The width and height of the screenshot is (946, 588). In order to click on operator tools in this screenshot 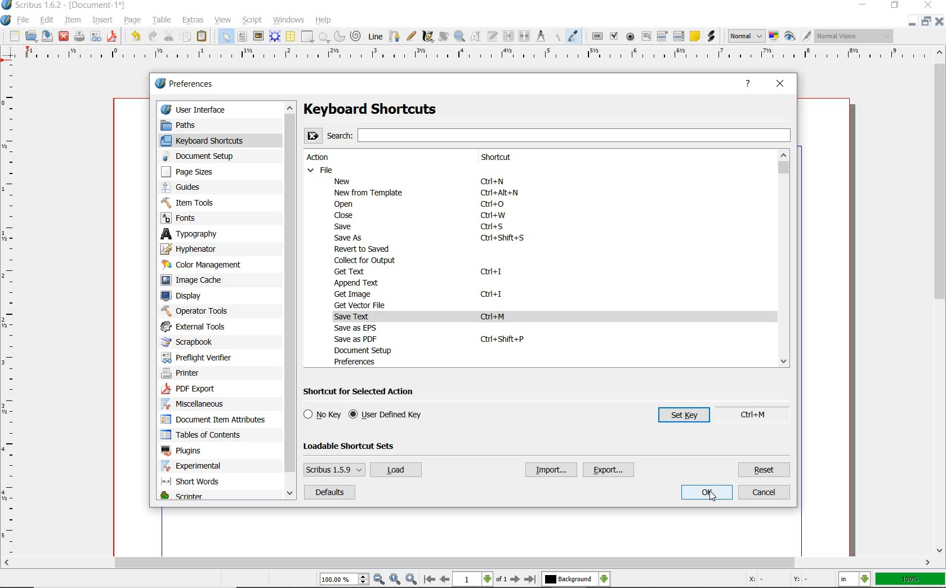, I will do `click(195, 311)`.